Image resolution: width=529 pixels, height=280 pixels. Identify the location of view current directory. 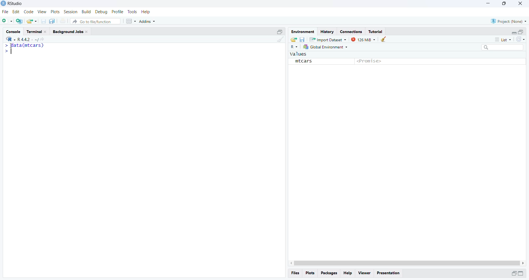
(39, 39).